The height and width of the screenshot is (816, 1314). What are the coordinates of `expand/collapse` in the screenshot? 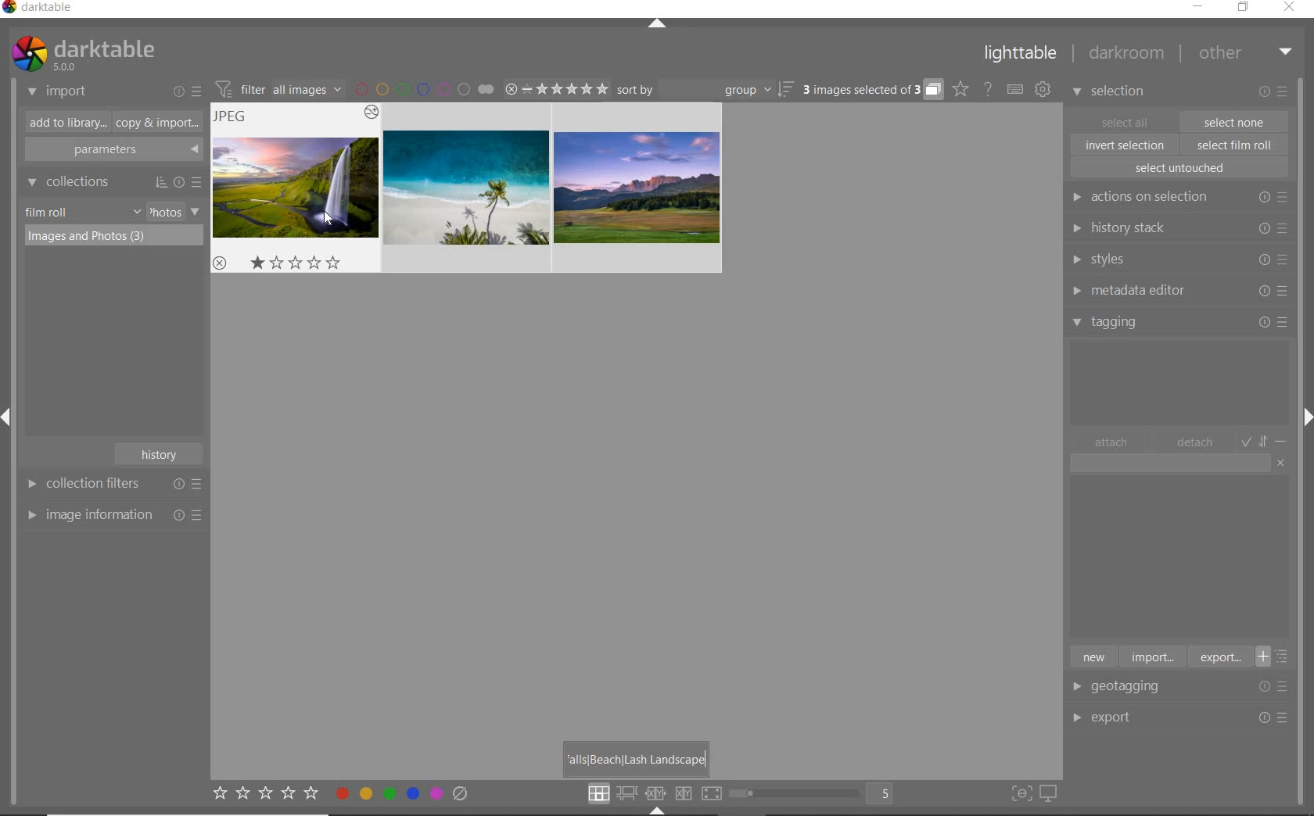 It's located at (658, 26).